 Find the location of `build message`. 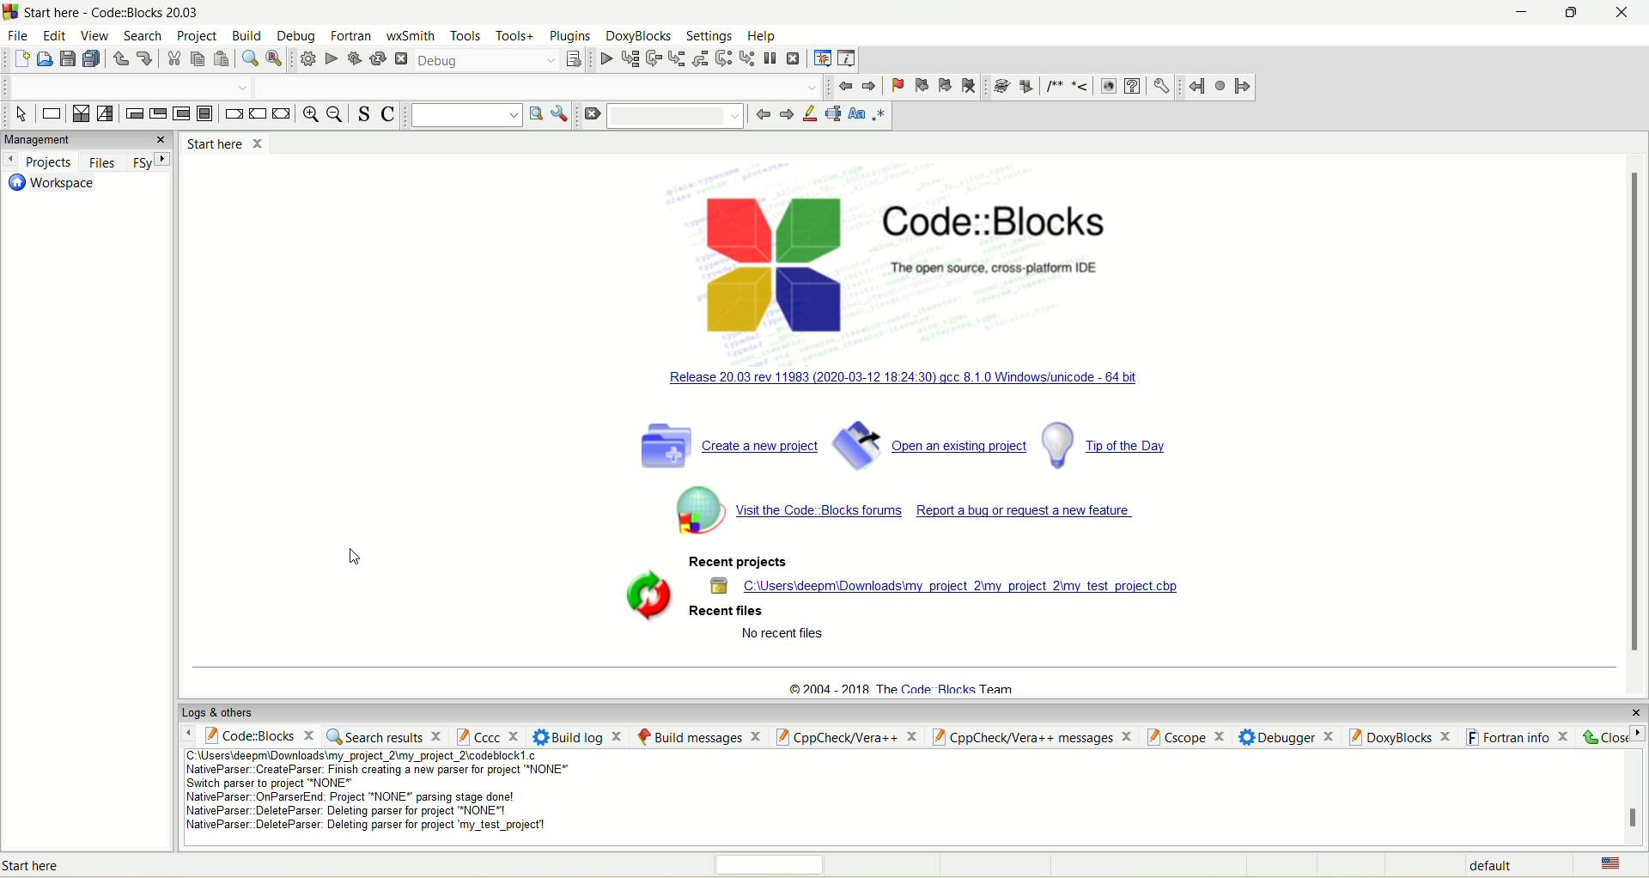

build message is located at coordinates (707, 739).